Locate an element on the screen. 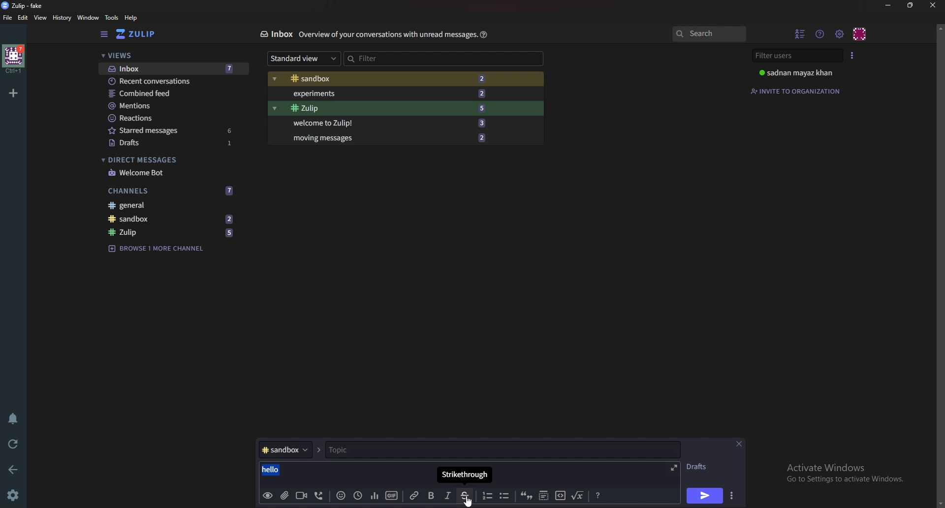  Video call is located at coordinates (301, 497).